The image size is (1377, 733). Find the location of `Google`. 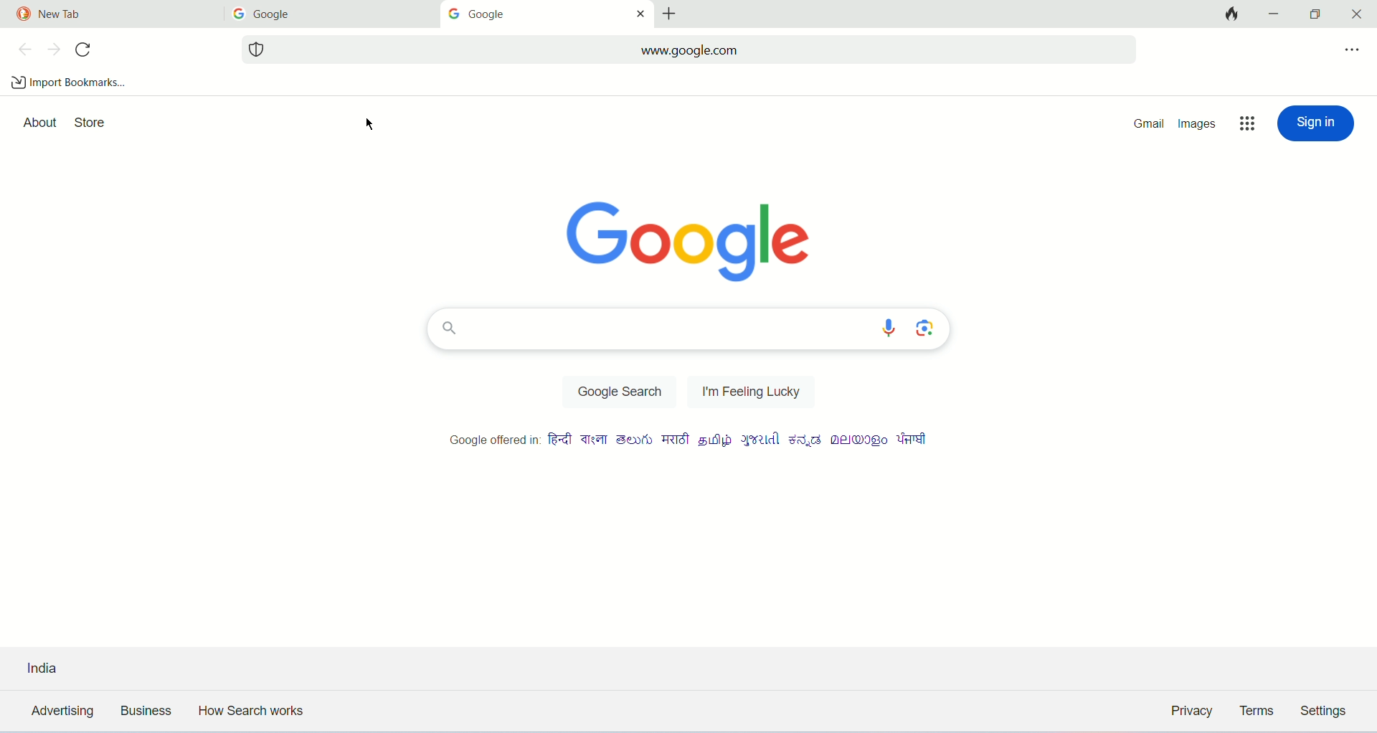

Google is located at coordinates (299, 14).